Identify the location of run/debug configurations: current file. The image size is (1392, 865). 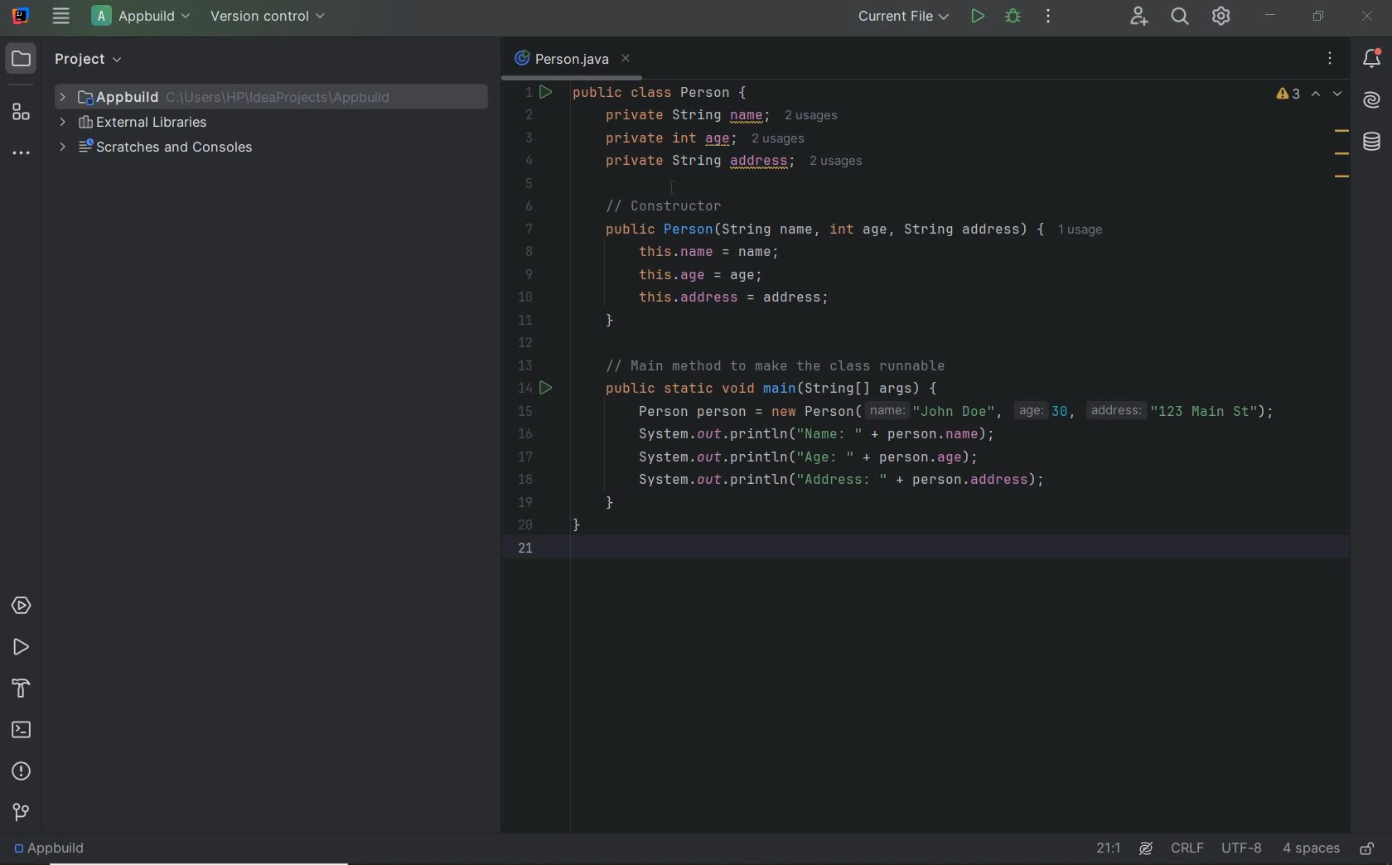
(903, 16).